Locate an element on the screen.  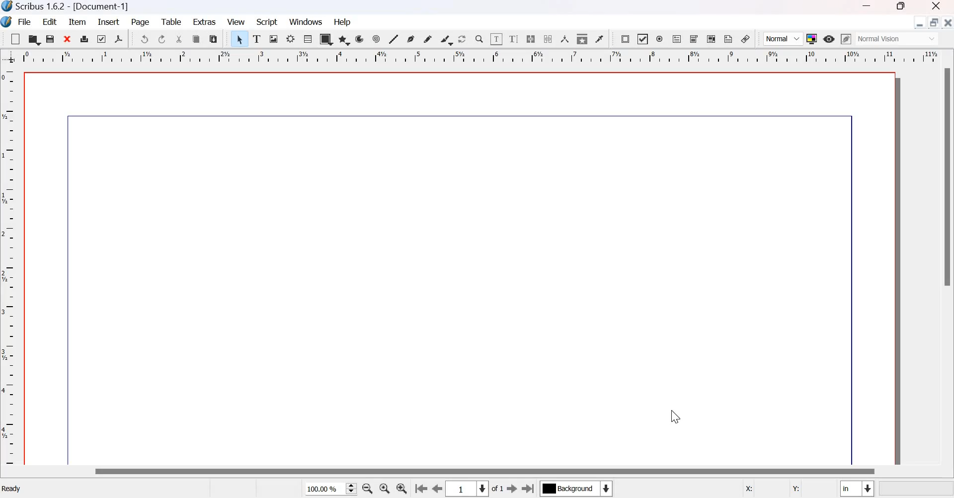
Minimize is located at coordinates (921, 23).